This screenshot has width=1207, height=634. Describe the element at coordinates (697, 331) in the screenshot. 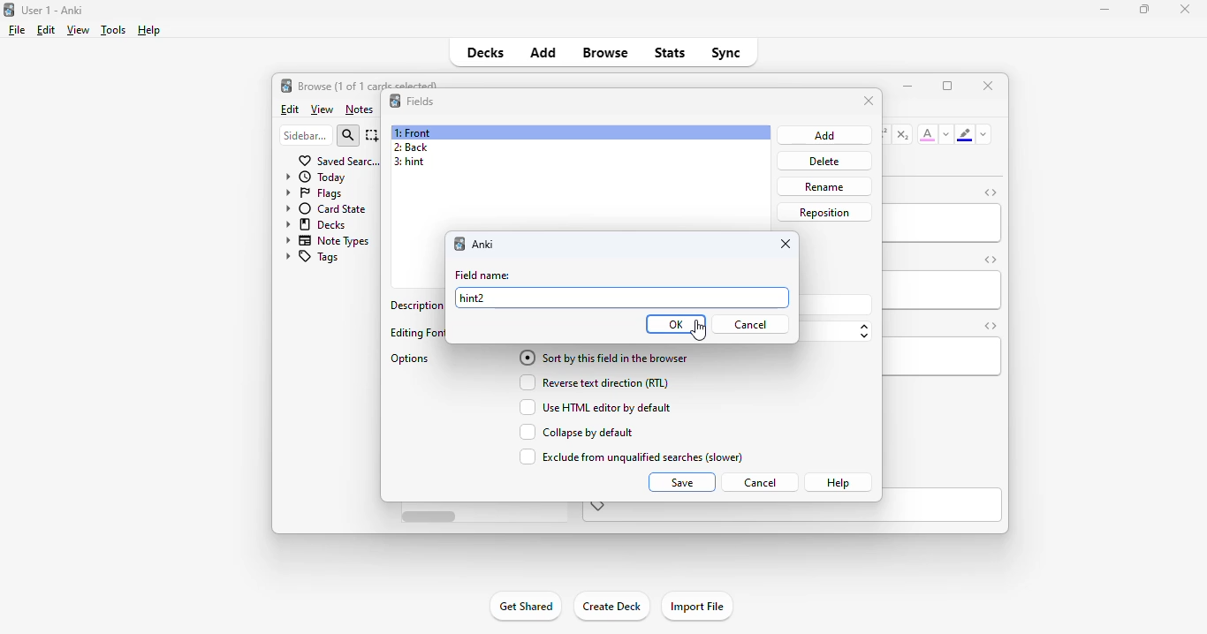

I see `cursor` at that location.